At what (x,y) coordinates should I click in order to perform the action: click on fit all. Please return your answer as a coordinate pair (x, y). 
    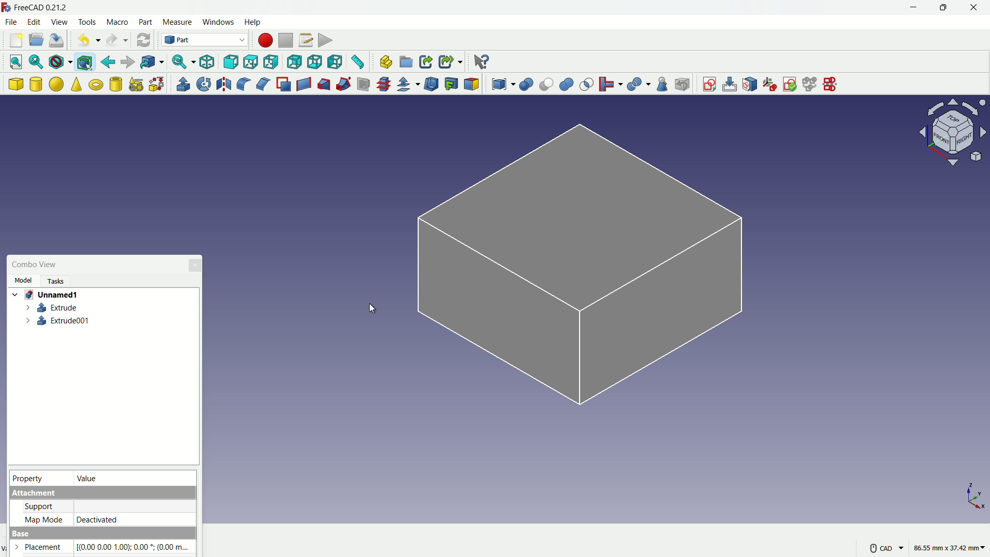
    Looking at the image, I should click on (17, 62).